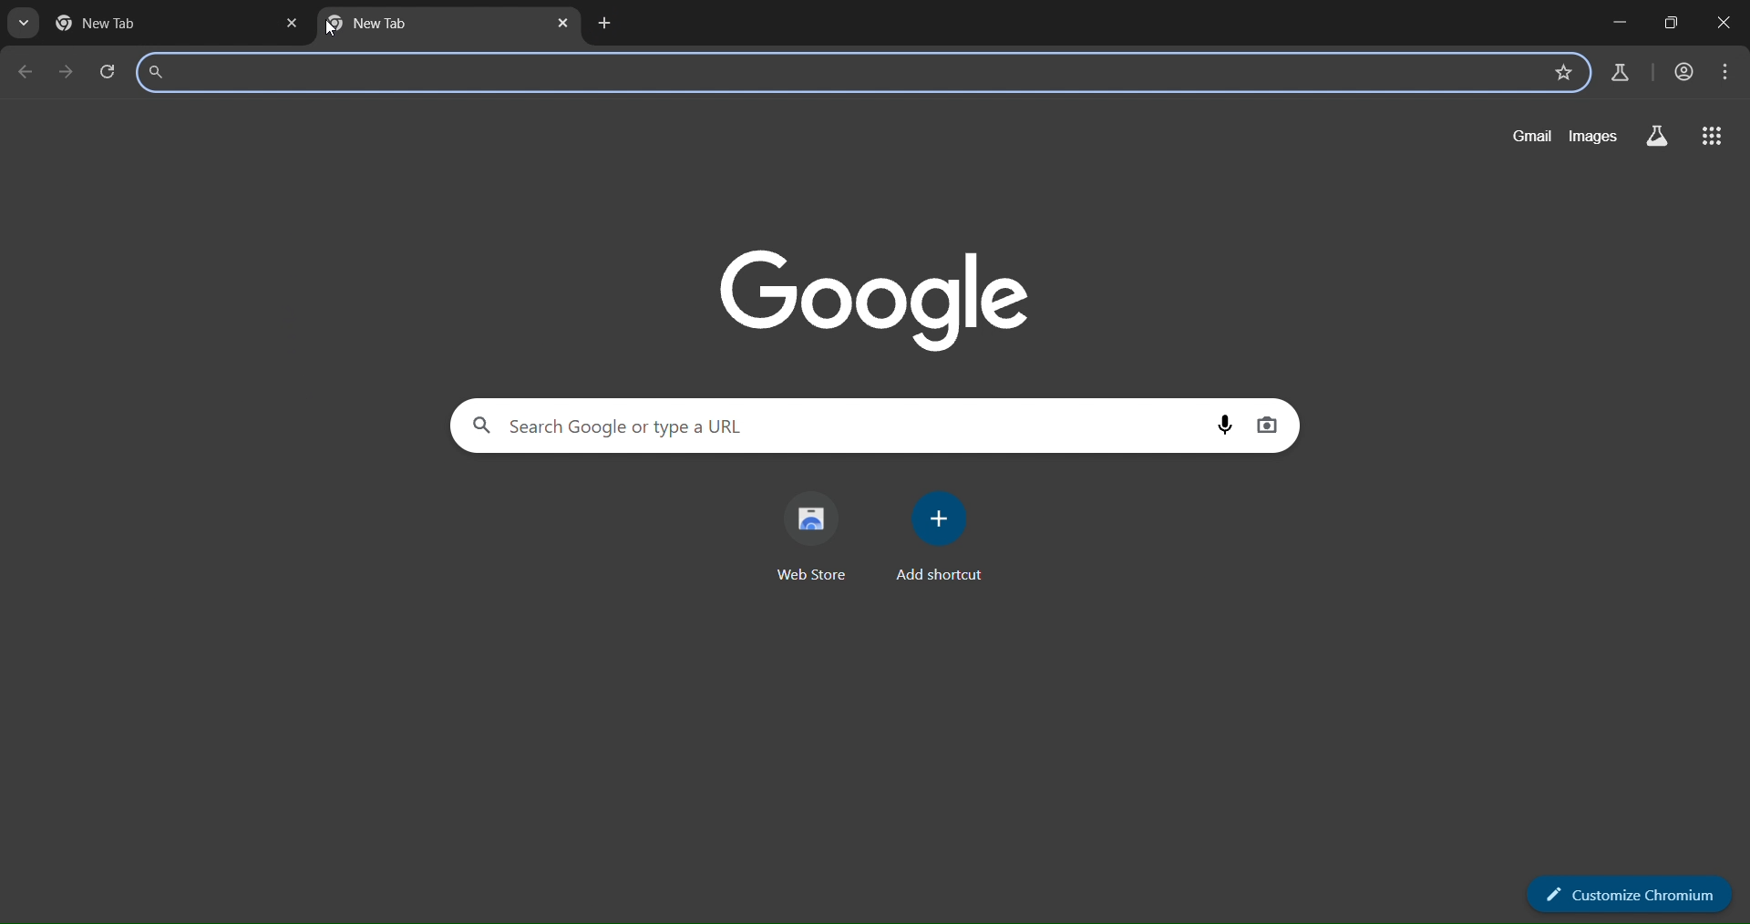  I want to click on go back one page, so click(28, 73).